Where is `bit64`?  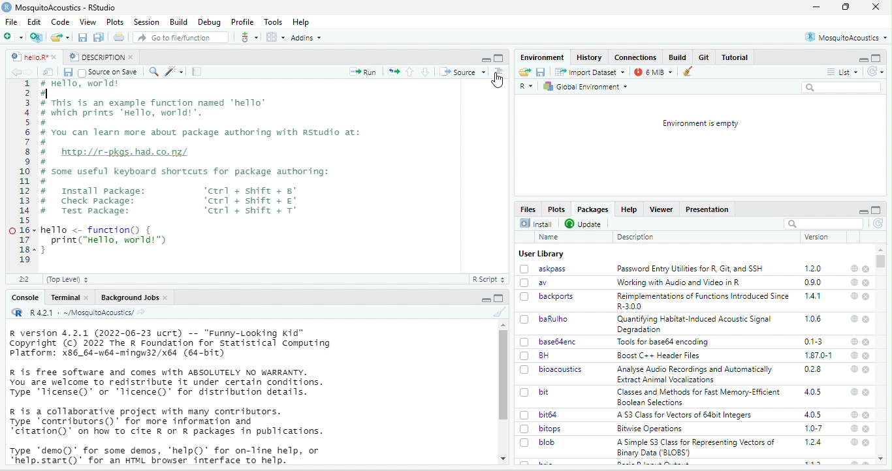 bit64 is located at coordinates (540, 414).